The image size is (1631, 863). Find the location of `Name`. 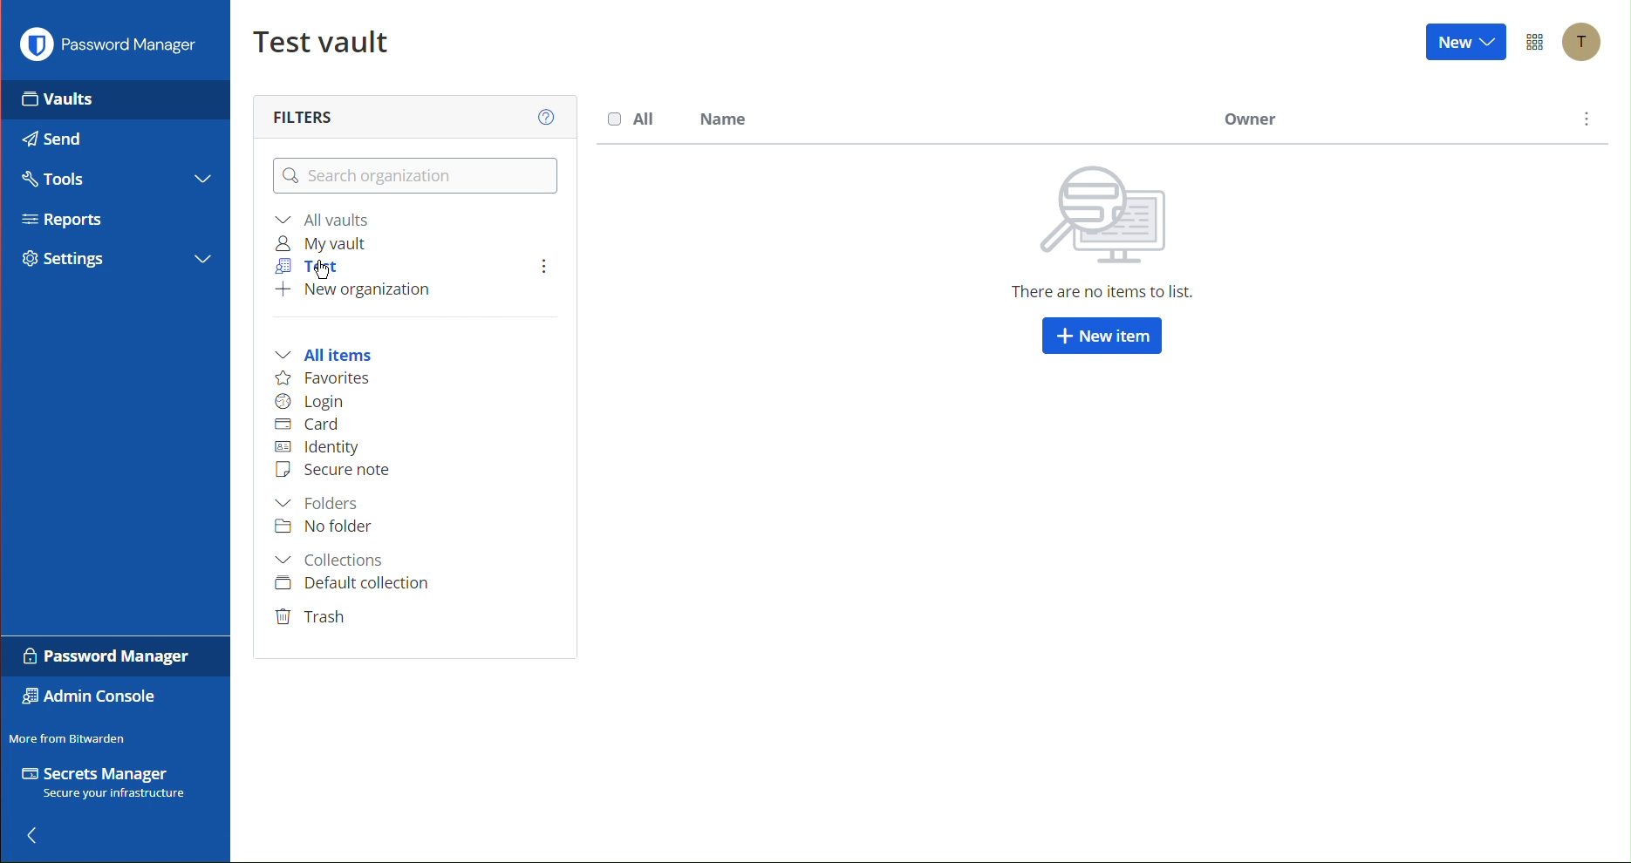

Name is located at coordinates (724, 119).